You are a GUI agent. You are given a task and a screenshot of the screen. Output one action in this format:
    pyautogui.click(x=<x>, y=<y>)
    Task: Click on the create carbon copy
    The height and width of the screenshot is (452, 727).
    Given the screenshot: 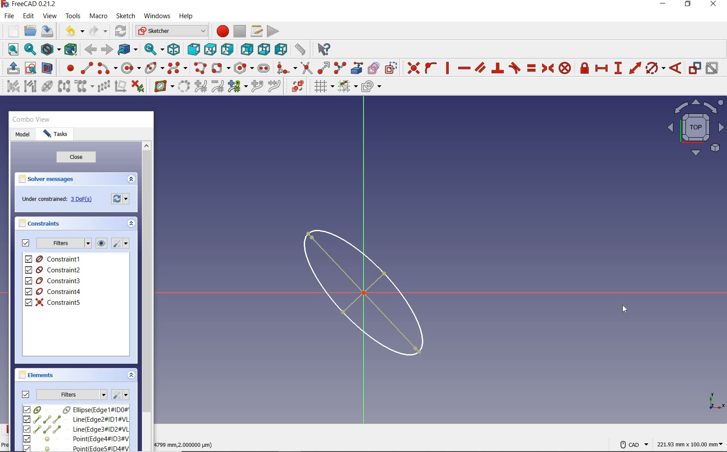 What is the action you would take?
    pyautogui.click(x=374, y=67)
    